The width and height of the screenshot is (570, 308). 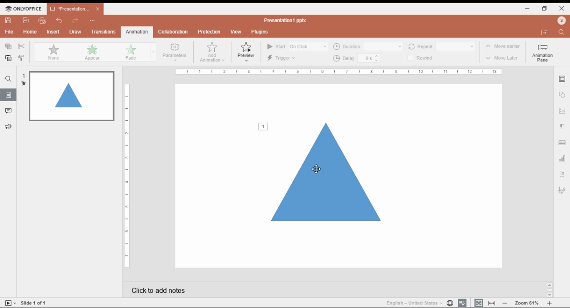 I want to click on animation duration, so click(x=368, y=47).